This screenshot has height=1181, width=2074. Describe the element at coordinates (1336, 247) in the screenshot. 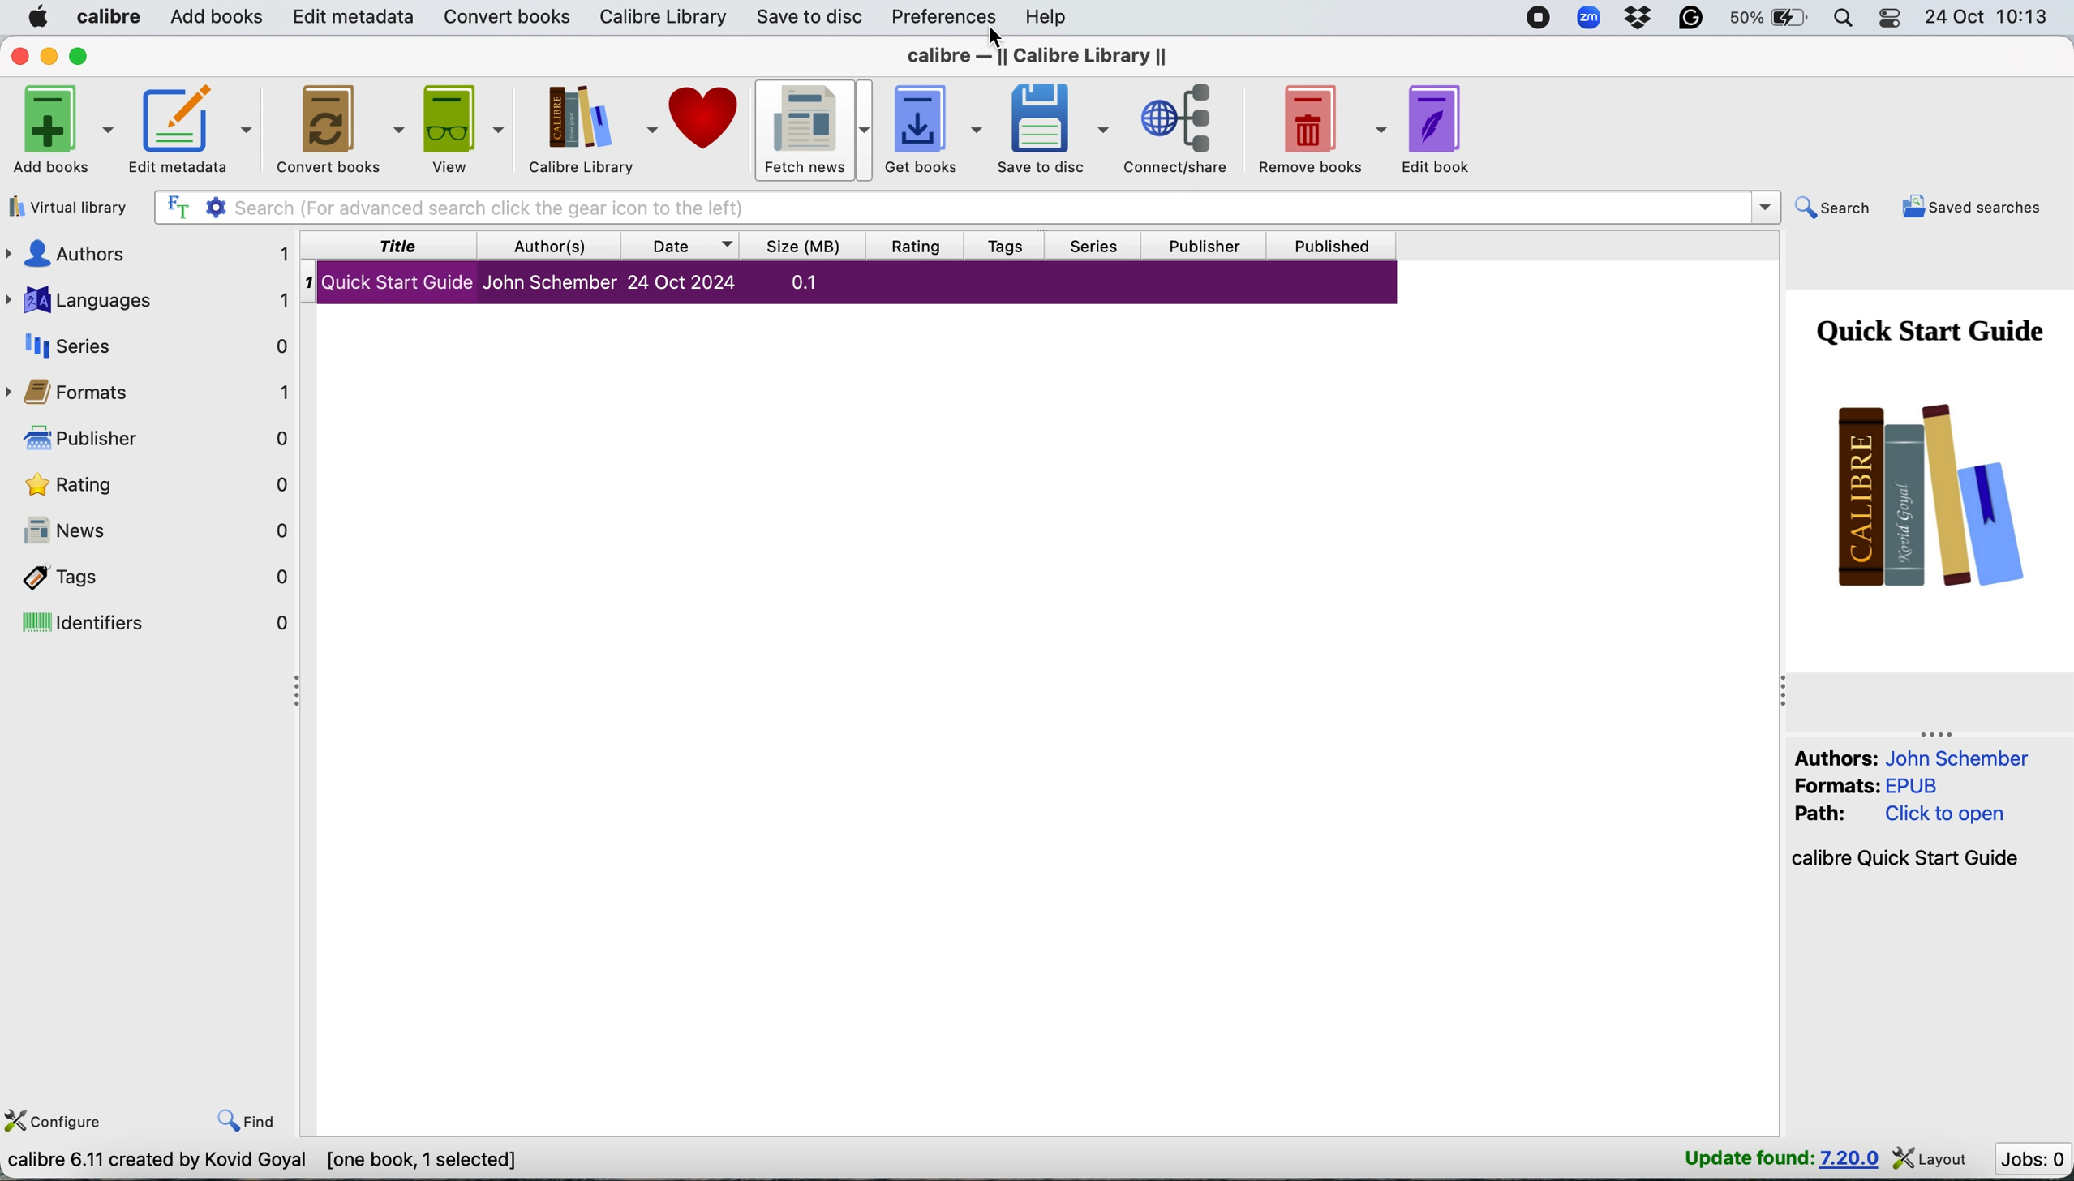

I see `published` at that location.